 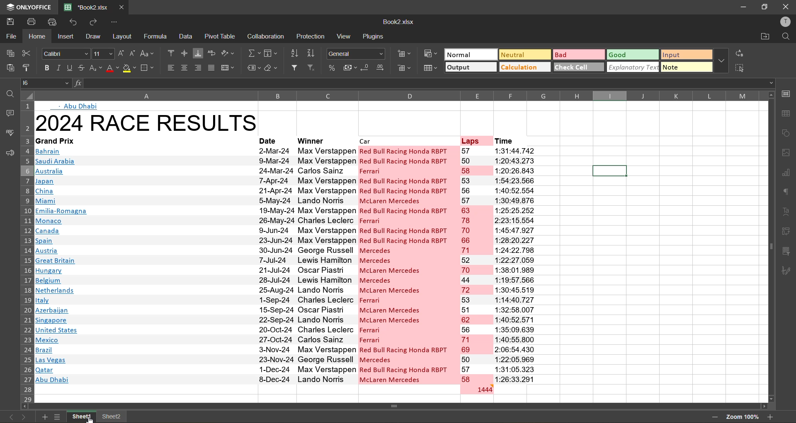 What do you see at coordinates (788, 271) in the screenshot?
I see `signature` at bounding box center [788, 271].